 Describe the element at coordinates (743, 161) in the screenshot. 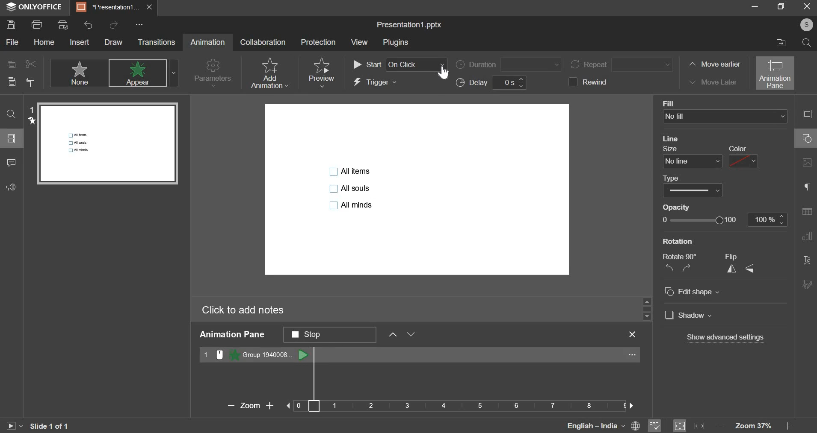

I see `color` at that location.